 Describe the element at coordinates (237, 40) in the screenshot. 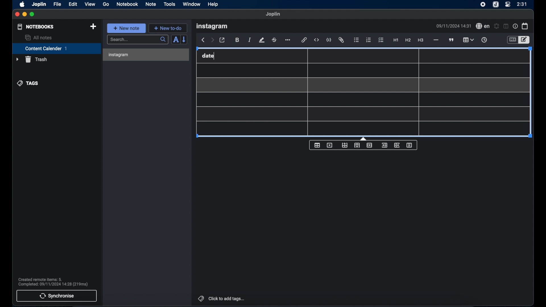

I see `bold` at that location.